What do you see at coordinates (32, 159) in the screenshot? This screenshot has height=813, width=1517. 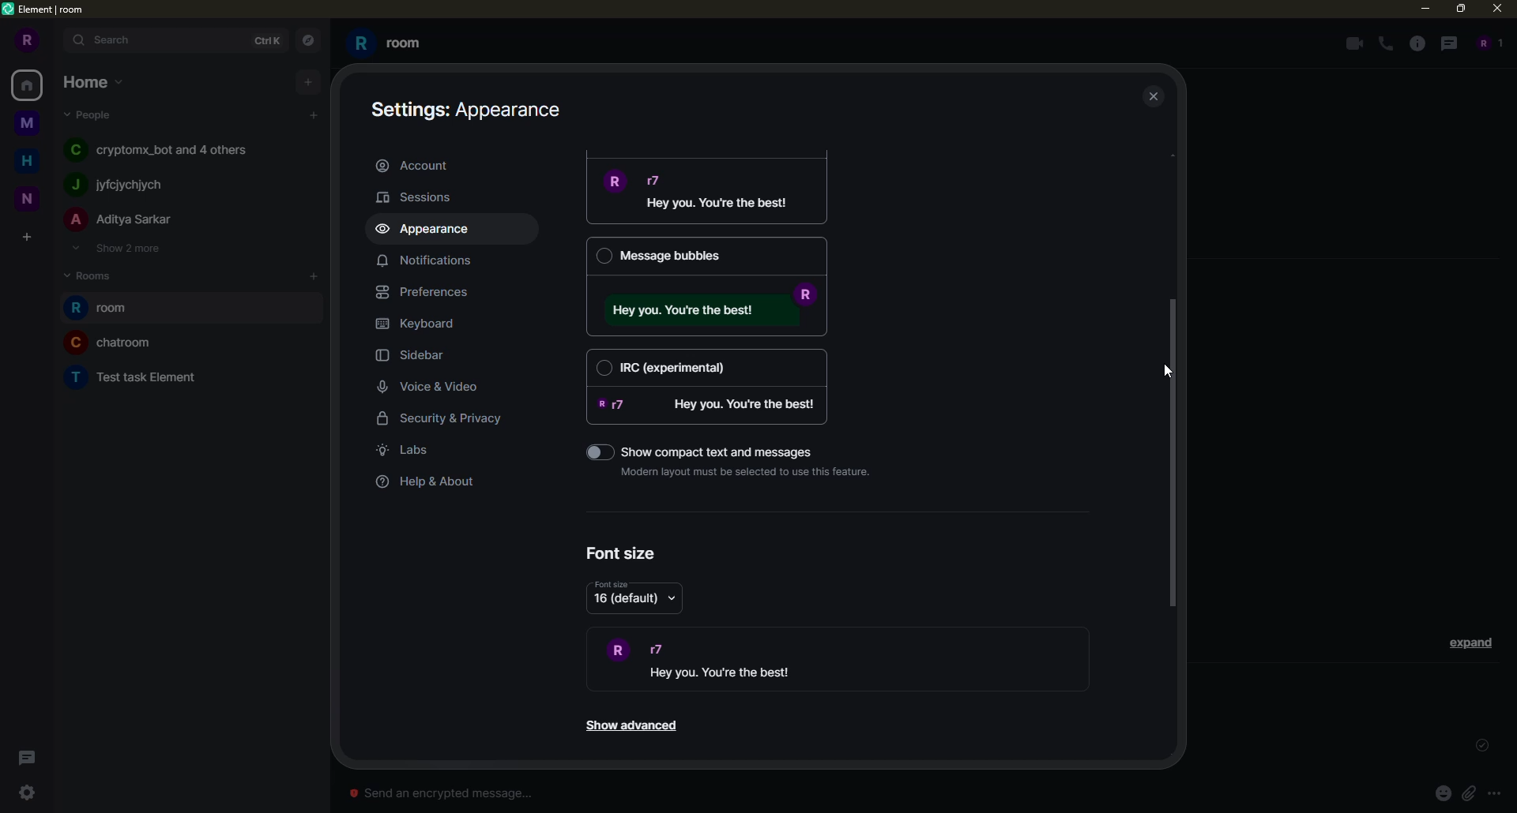 I see `home` at bounding box center [32, 159].